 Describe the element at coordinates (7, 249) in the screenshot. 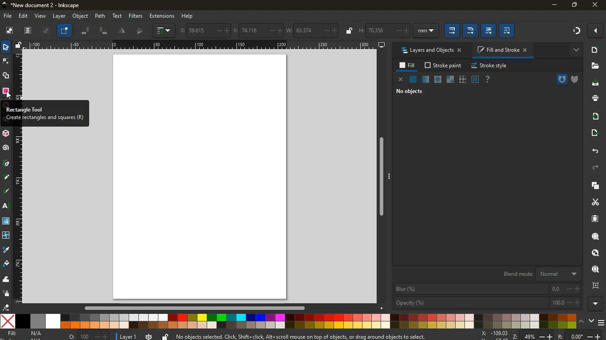

I see `drop` at that location.